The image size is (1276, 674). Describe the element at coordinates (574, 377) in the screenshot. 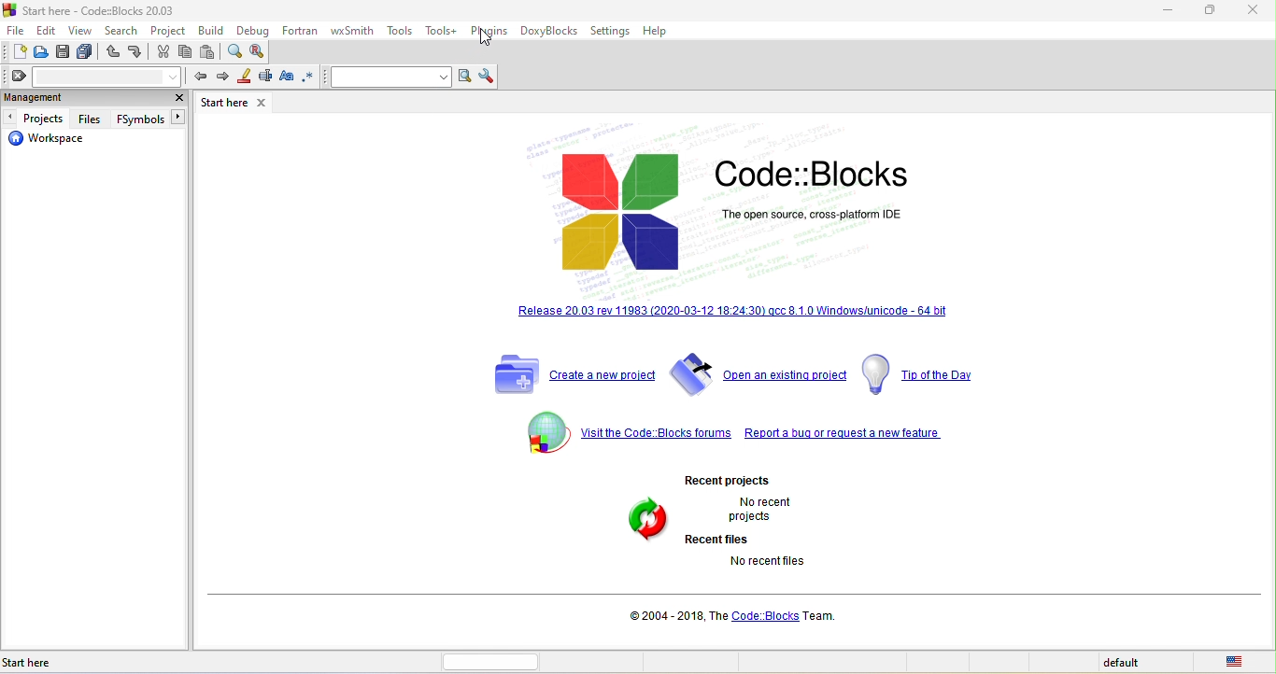

I see `create a new project` at that location.